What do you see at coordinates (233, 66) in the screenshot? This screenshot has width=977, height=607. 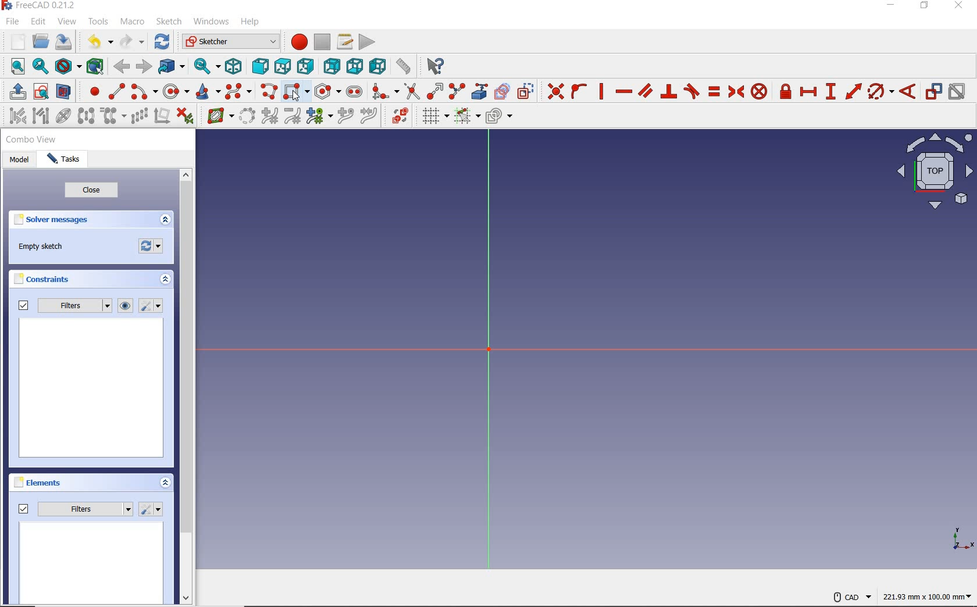 I see `isometric` at bounding box center [233, 66].